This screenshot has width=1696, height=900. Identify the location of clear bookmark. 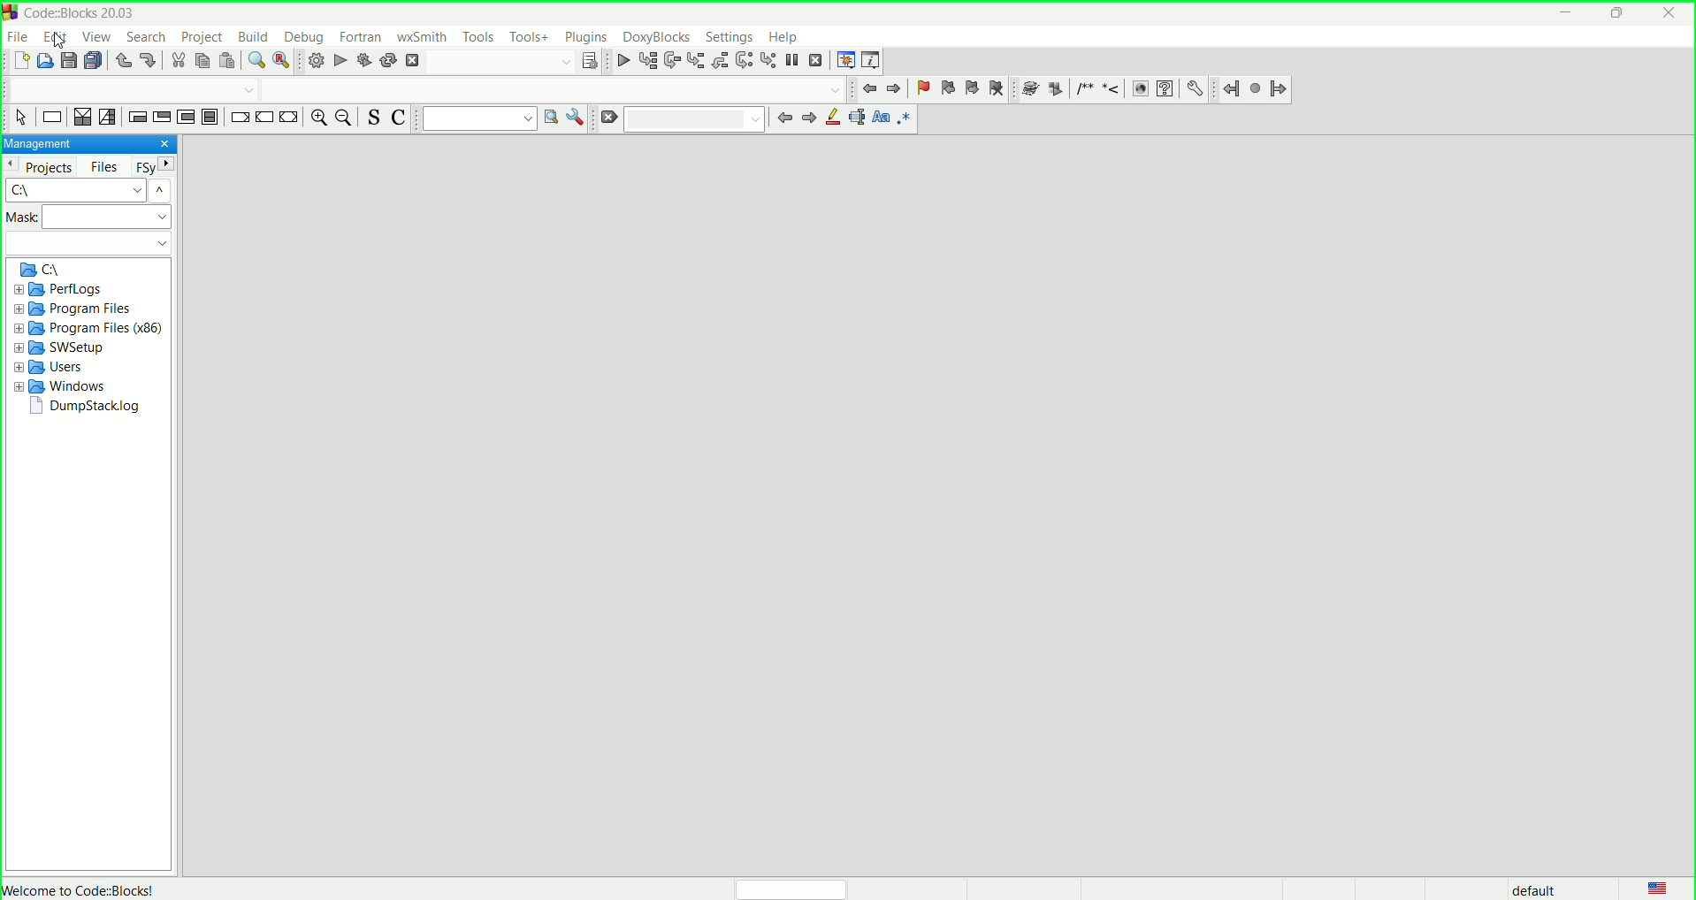
(999, 87).